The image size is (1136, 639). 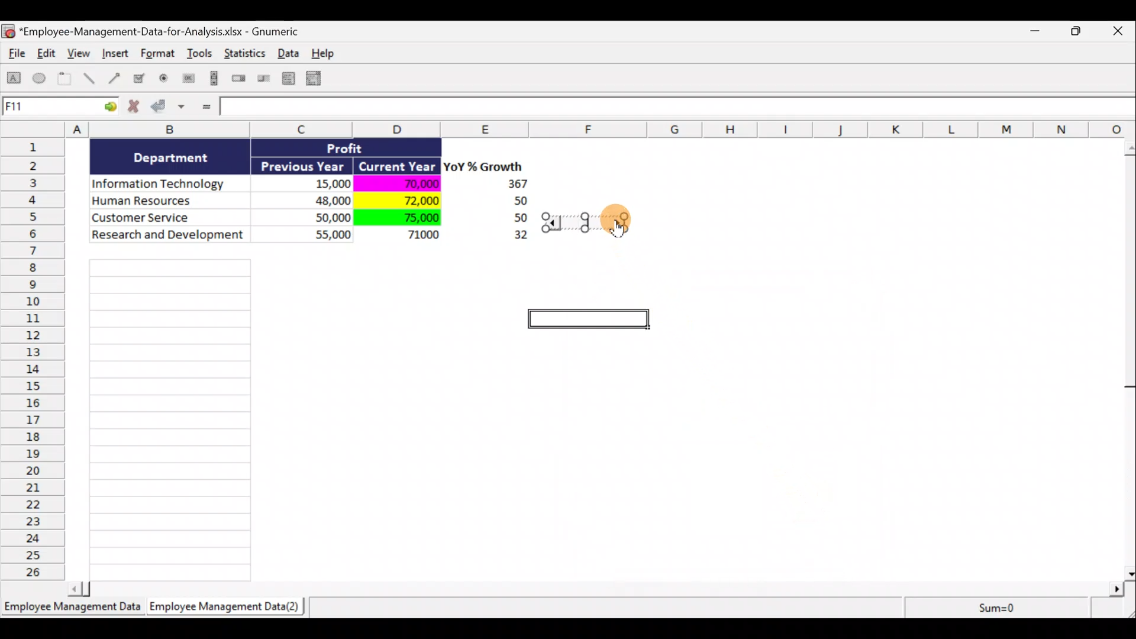 What do you see at coordinates (114, 78) in the screenshot?
I see `Create an arrow object` at bounding box center [114, 78].